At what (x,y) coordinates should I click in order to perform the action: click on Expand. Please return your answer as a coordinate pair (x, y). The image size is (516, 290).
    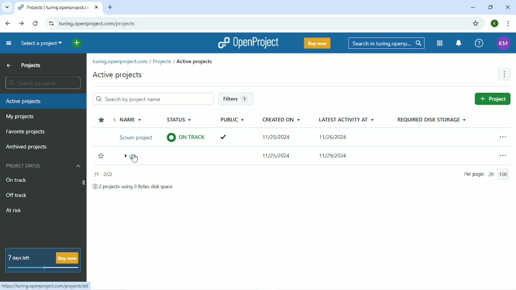
    Looking at the image, I should click on (83, 181).